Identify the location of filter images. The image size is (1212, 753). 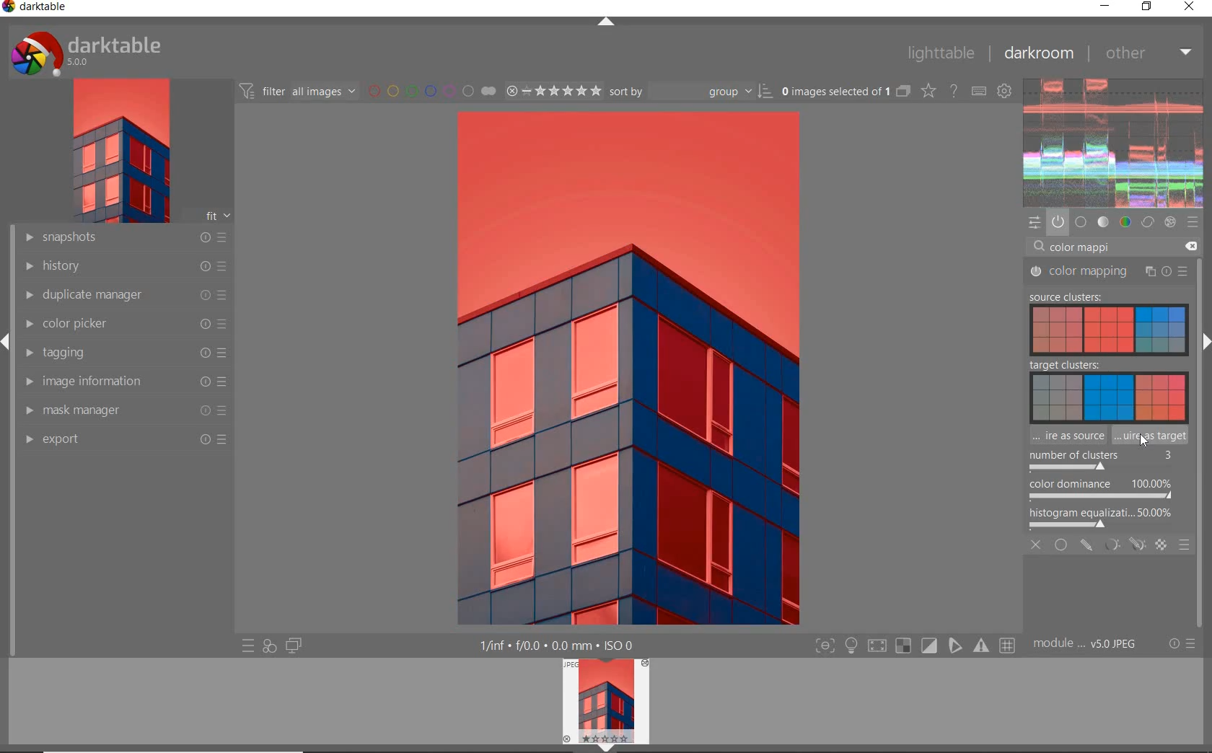
(297, 90).